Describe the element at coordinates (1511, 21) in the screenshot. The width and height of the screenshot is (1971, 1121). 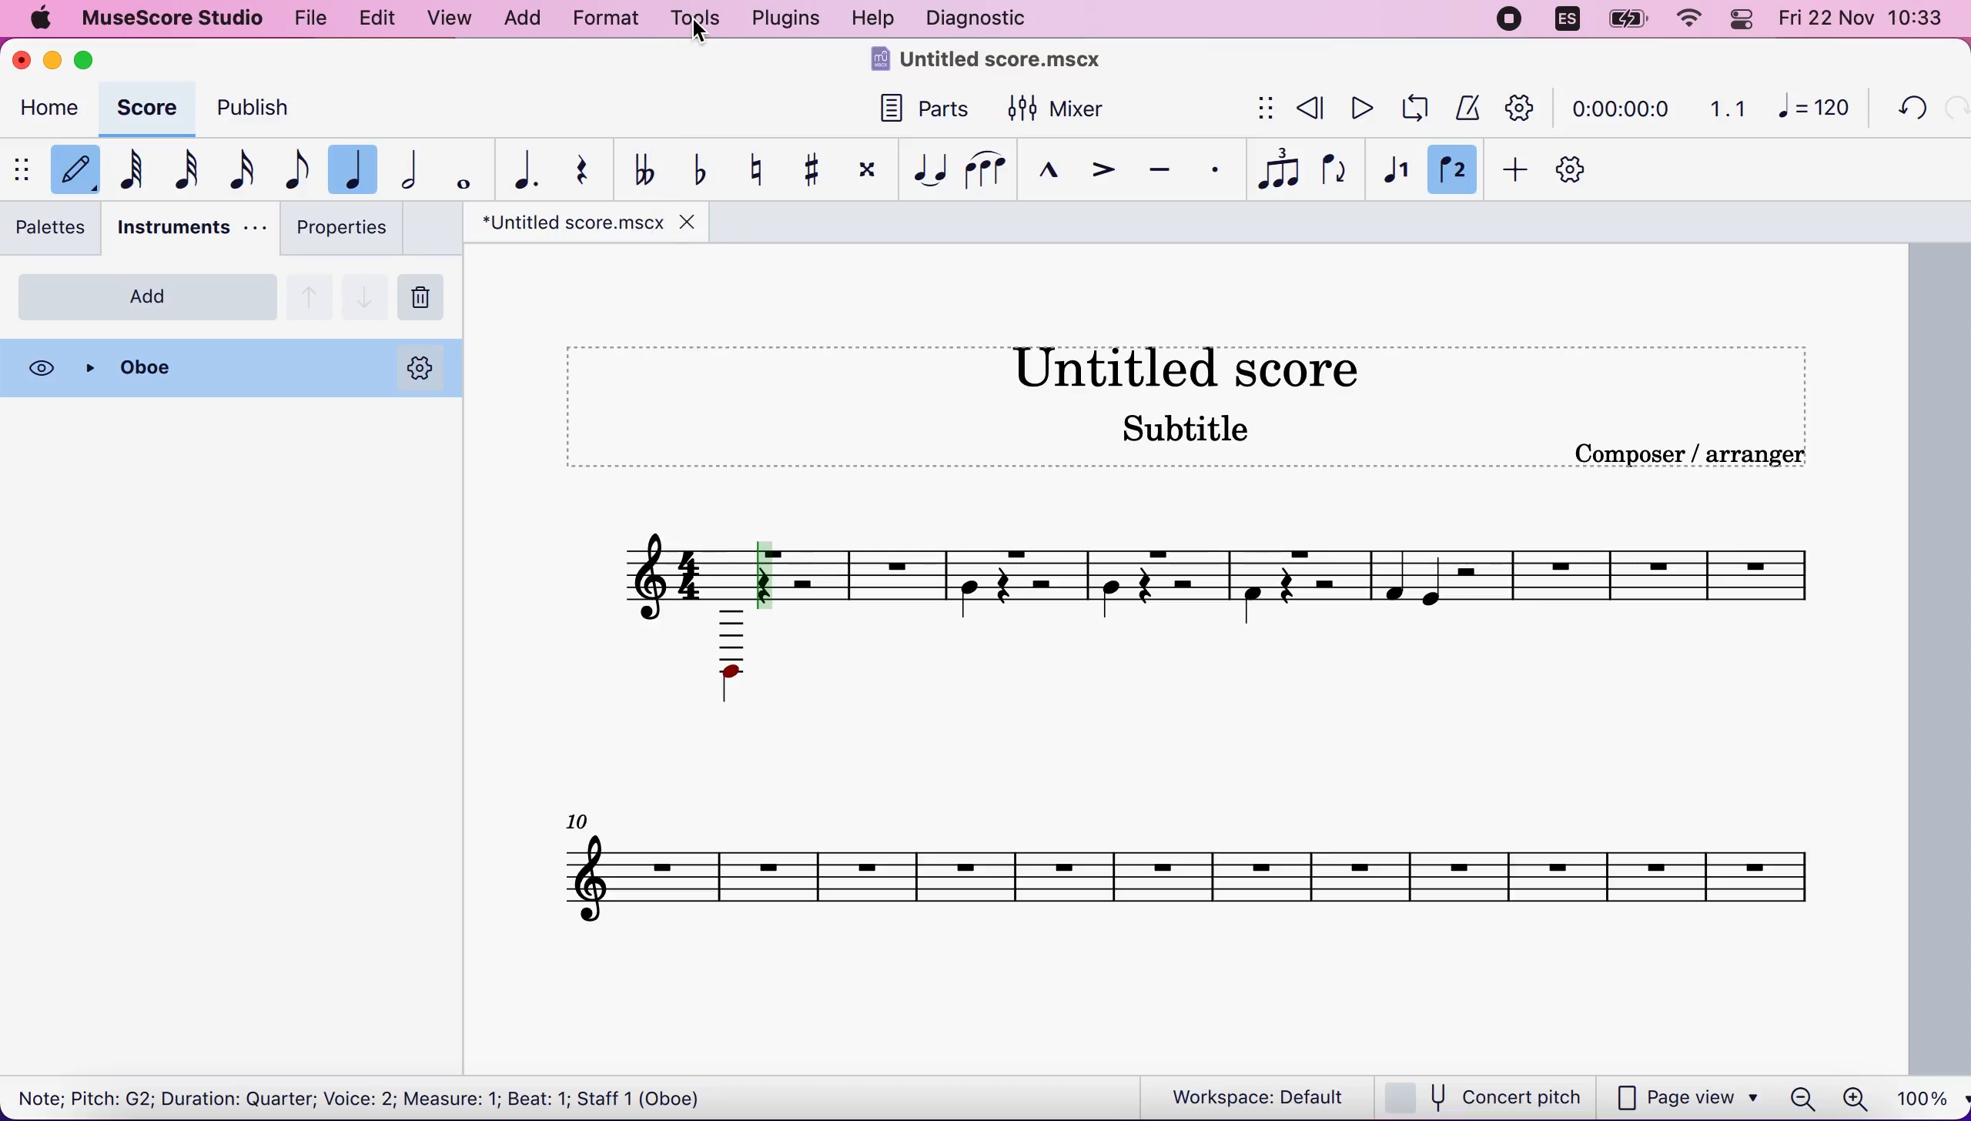
I see `recording stopped` at that location.